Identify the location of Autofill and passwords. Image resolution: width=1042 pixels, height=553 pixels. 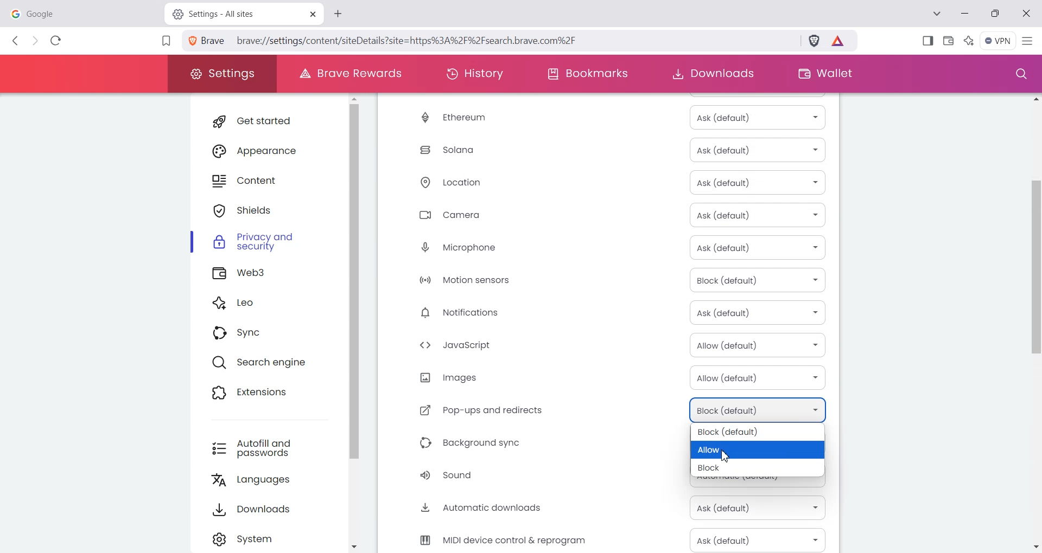
(271, 448).